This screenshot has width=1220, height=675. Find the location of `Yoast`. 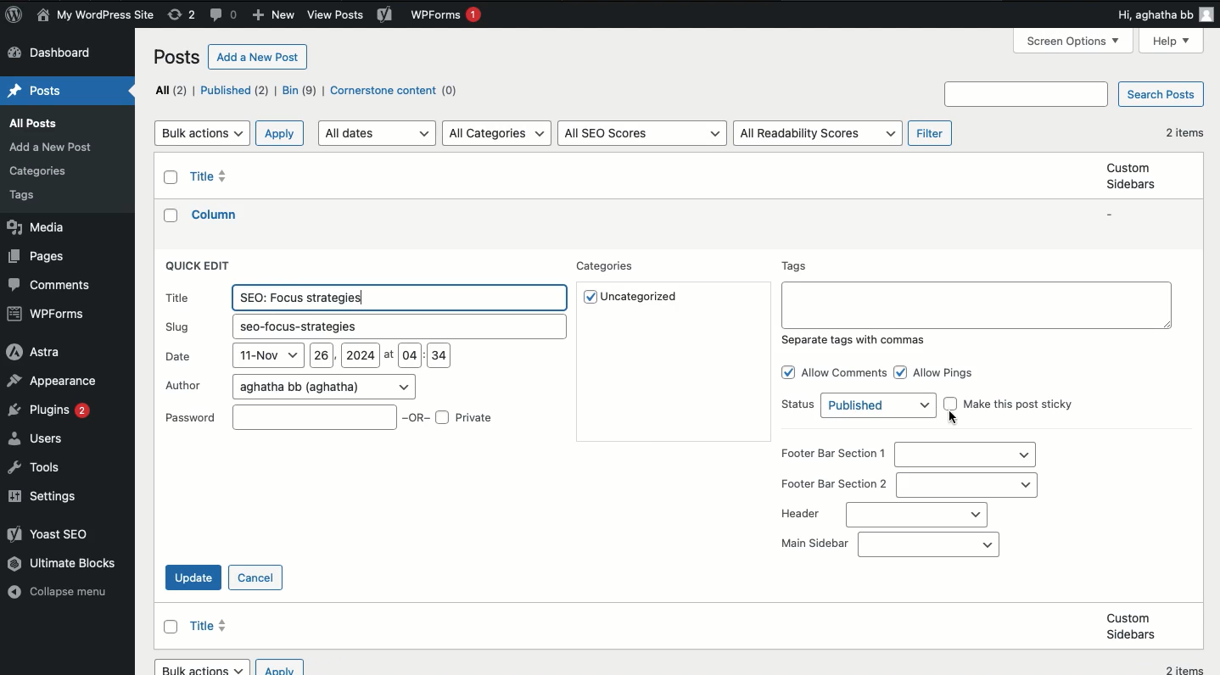

Yoast is located at coordinates (384, 14).